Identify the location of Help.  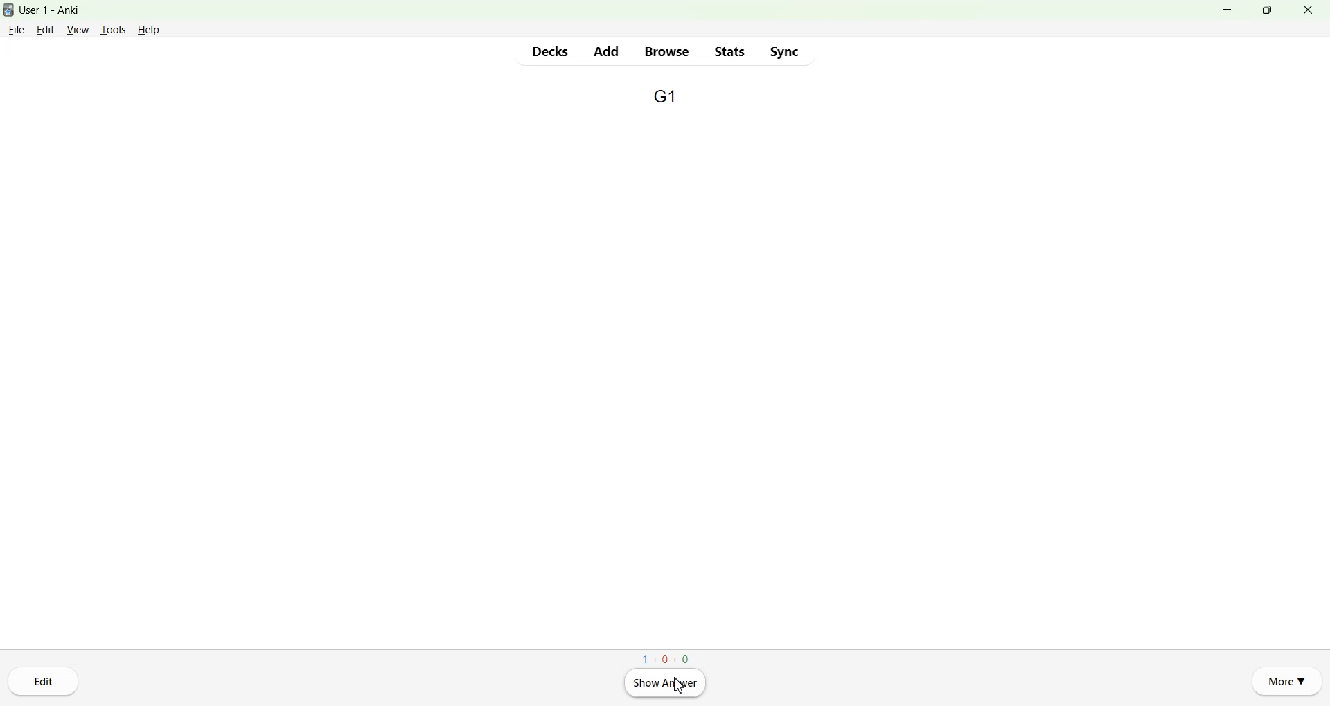
(149, 30).